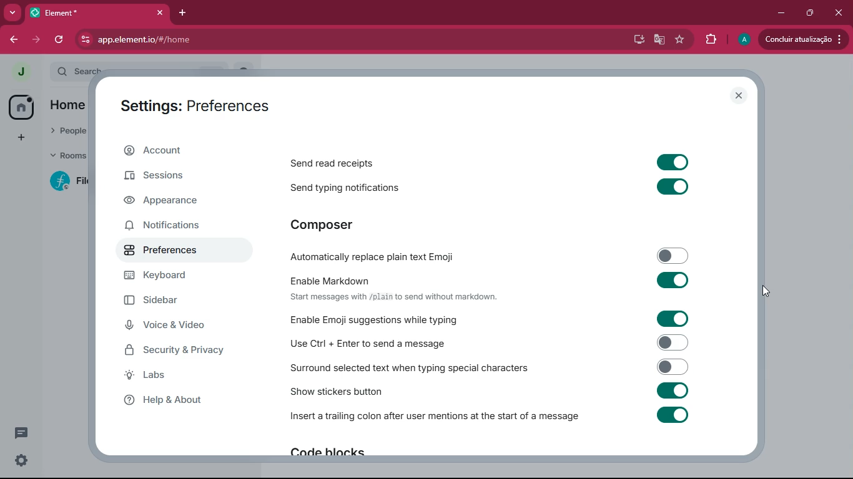 This screenshot has height=479, width=853. What do you see at coordinates (738, 97) in the screenshot?
I see `close` at bounding box center [738, 97].